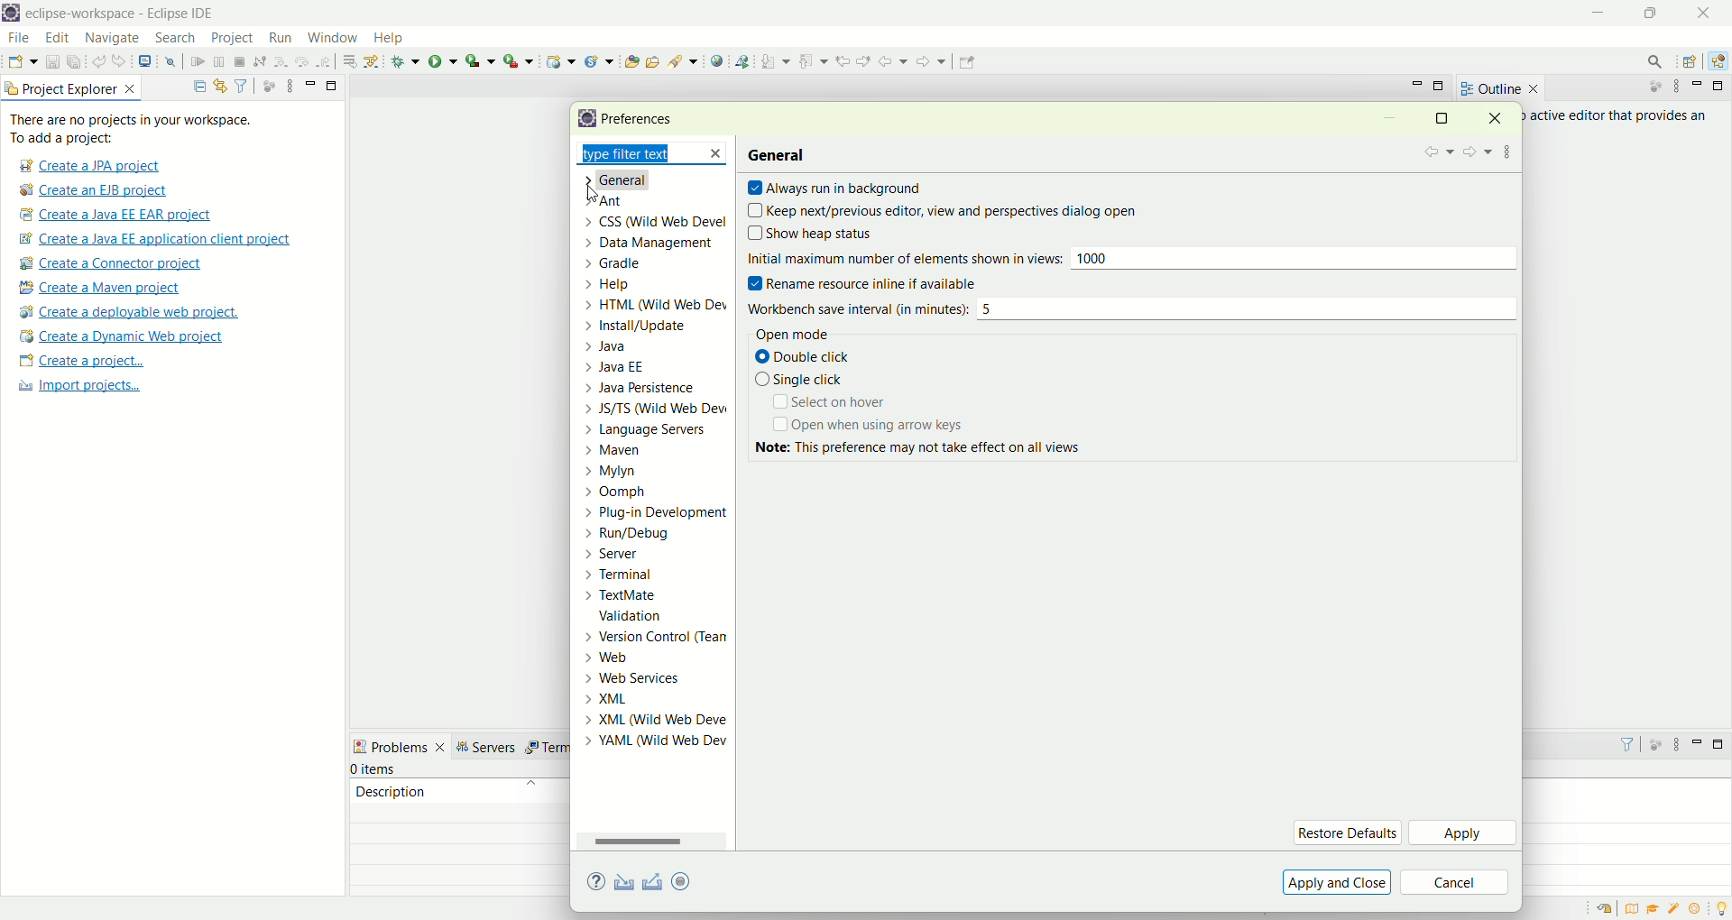 This screenshot has width=1732, height=920. What do you see at coordinates (123, 61) in the screenshot?
I see `redo` at bounding box center [123, 61].